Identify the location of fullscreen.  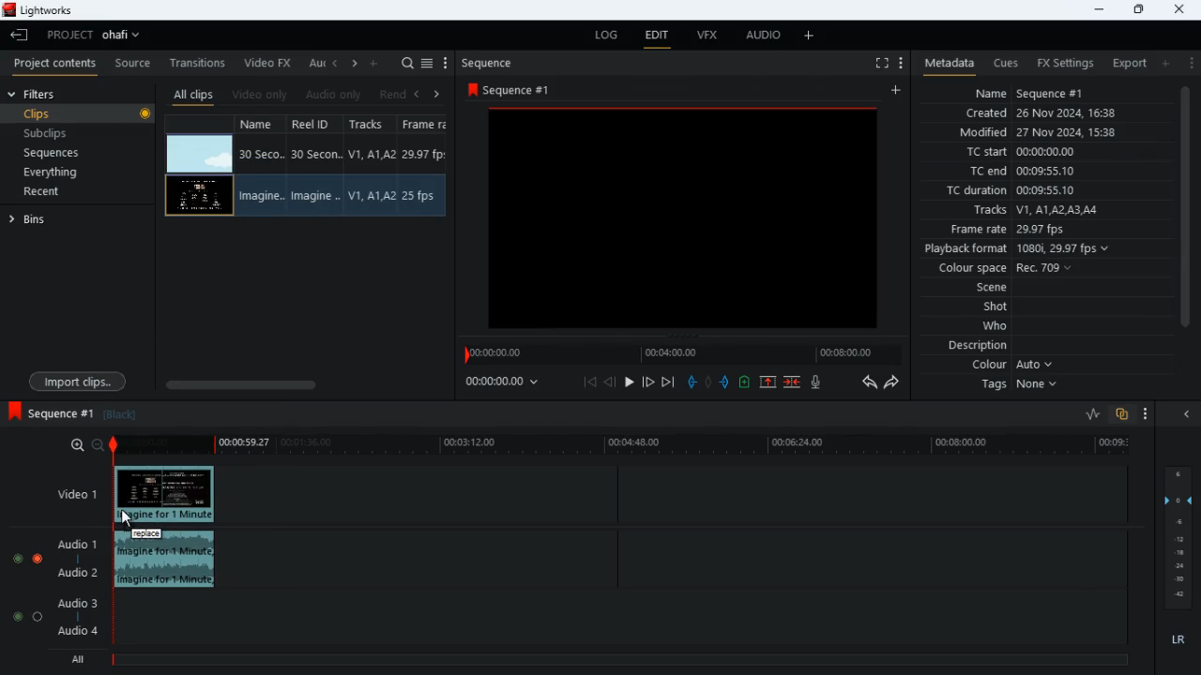
(879, 61).